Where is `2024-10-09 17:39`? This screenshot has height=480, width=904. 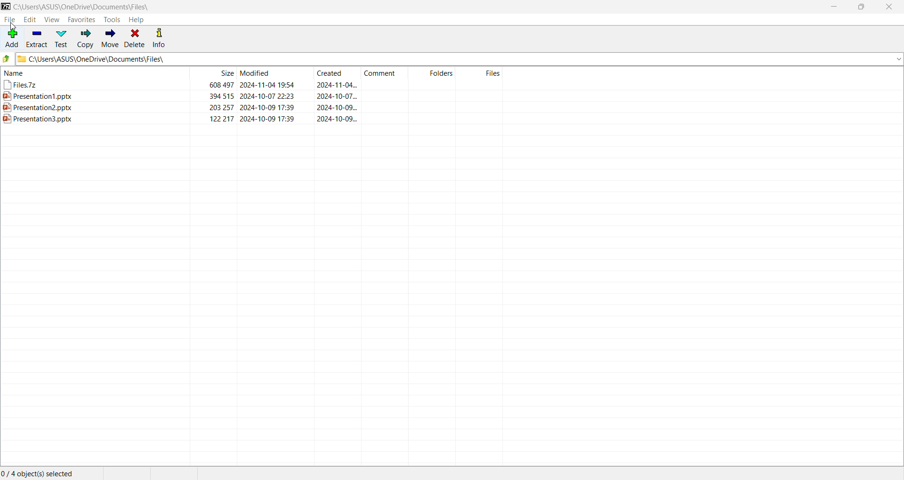 2024-10-09 17:39 is located at coordinates (270, 120).